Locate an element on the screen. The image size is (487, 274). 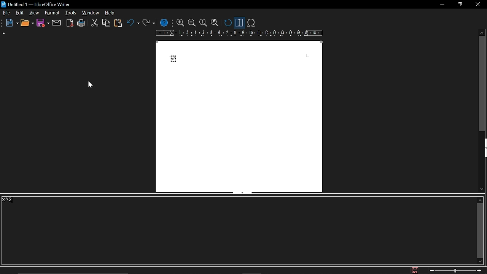
update  is located at coordinates (227, 23).